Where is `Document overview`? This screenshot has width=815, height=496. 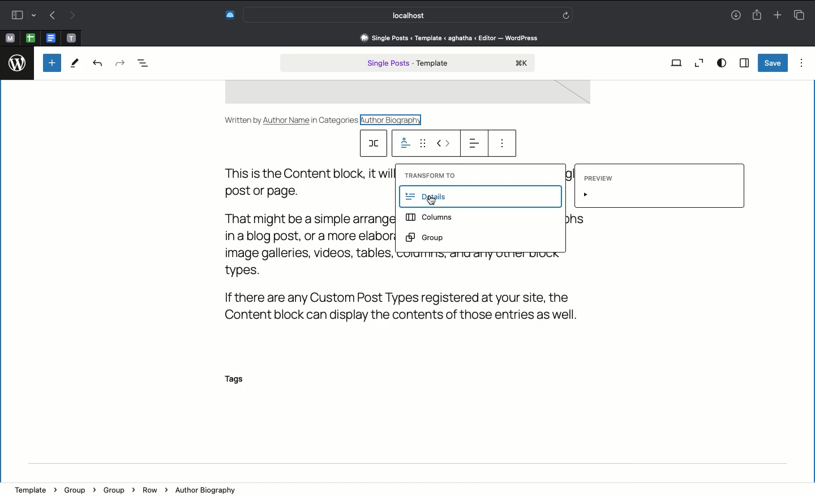 Document overview is located at coordinates (149, 63).